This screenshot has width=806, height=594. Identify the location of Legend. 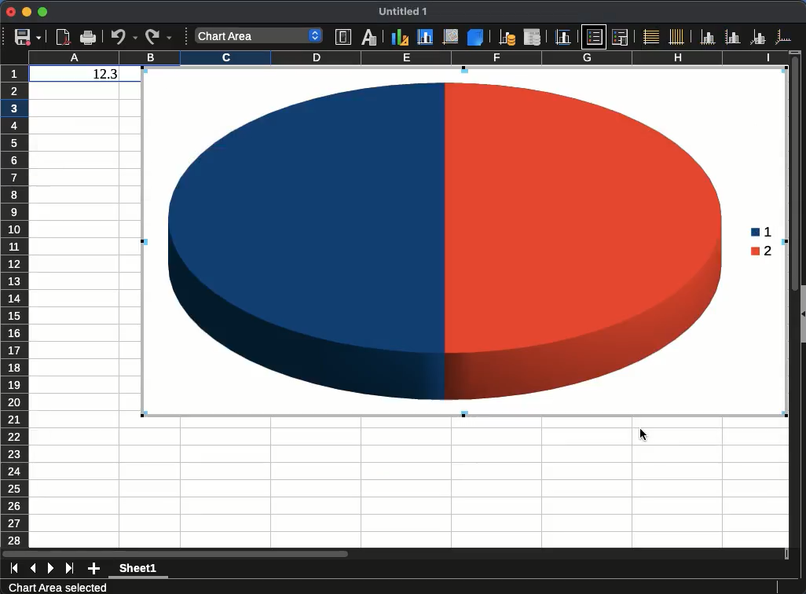
(620, 37).